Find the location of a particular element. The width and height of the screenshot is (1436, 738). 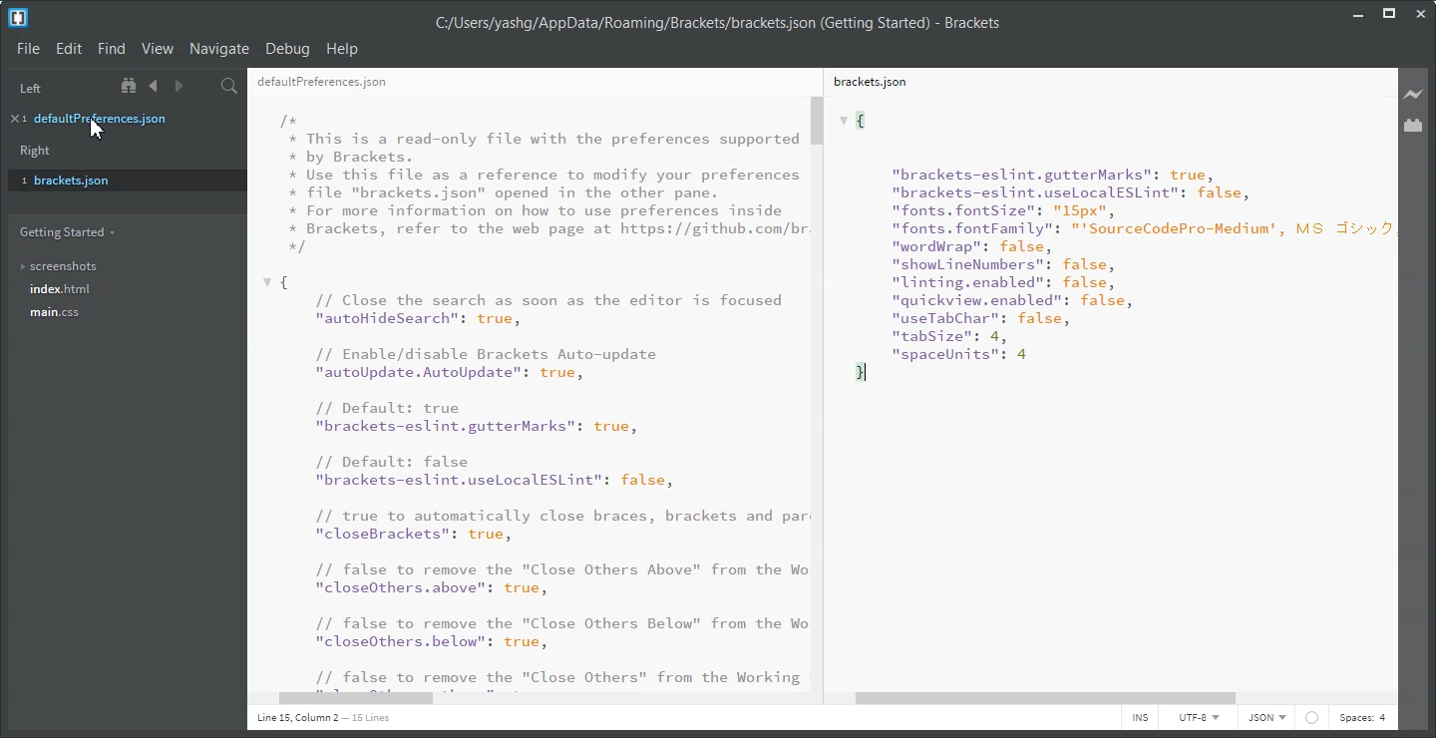

brackets.json File is located at coordinates (1100, 81).